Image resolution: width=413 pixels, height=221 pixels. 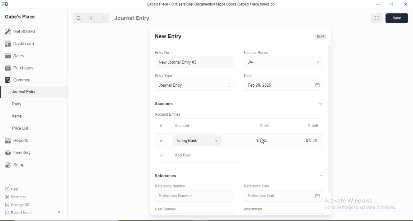 What do you see at coordinates (14, 56) in the screenshot?
I see `Sales` at bounding box center [14, 56].